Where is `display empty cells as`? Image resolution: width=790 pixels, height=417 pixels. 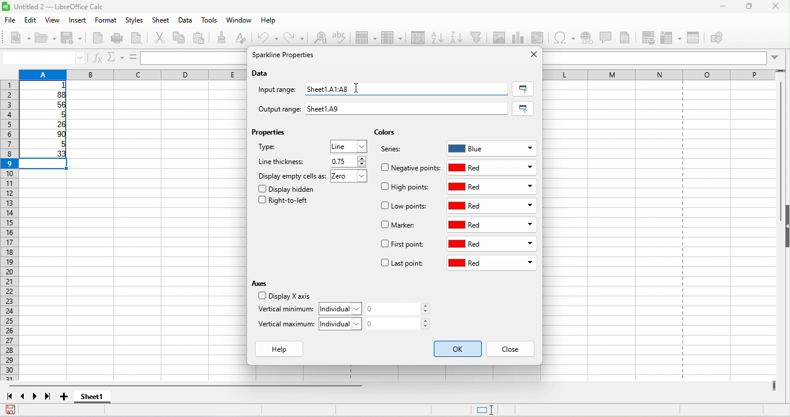
display empty cells as is located at coordinates (292, 176).